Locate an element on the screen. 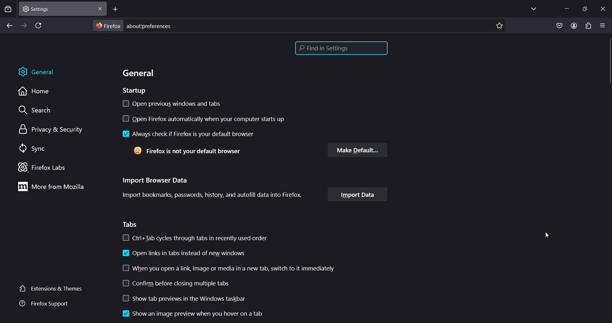 Image resolution: width=612 pixels, height=323 pixels. Import Browser Data
Import bookmarks, passwords, history, and autofill data into Firefox. is located at coordinates (214, 189).